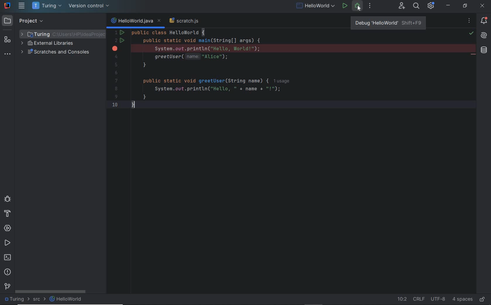  I want to click on codes, so click(278, 71).